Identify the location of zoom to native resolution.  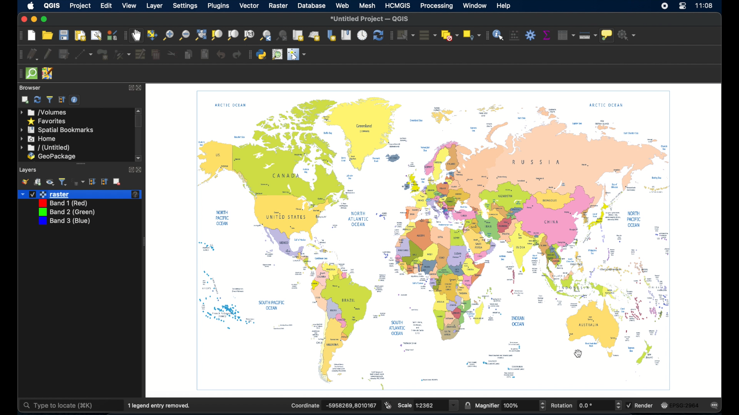
(249, 35).